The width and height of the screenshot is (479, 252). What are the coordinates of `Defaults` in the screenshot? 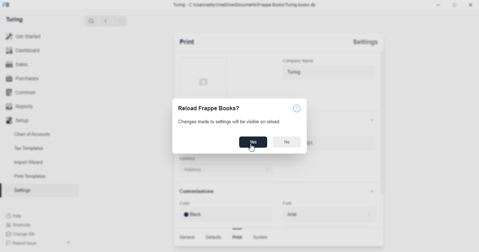 It's located at (212, 237).